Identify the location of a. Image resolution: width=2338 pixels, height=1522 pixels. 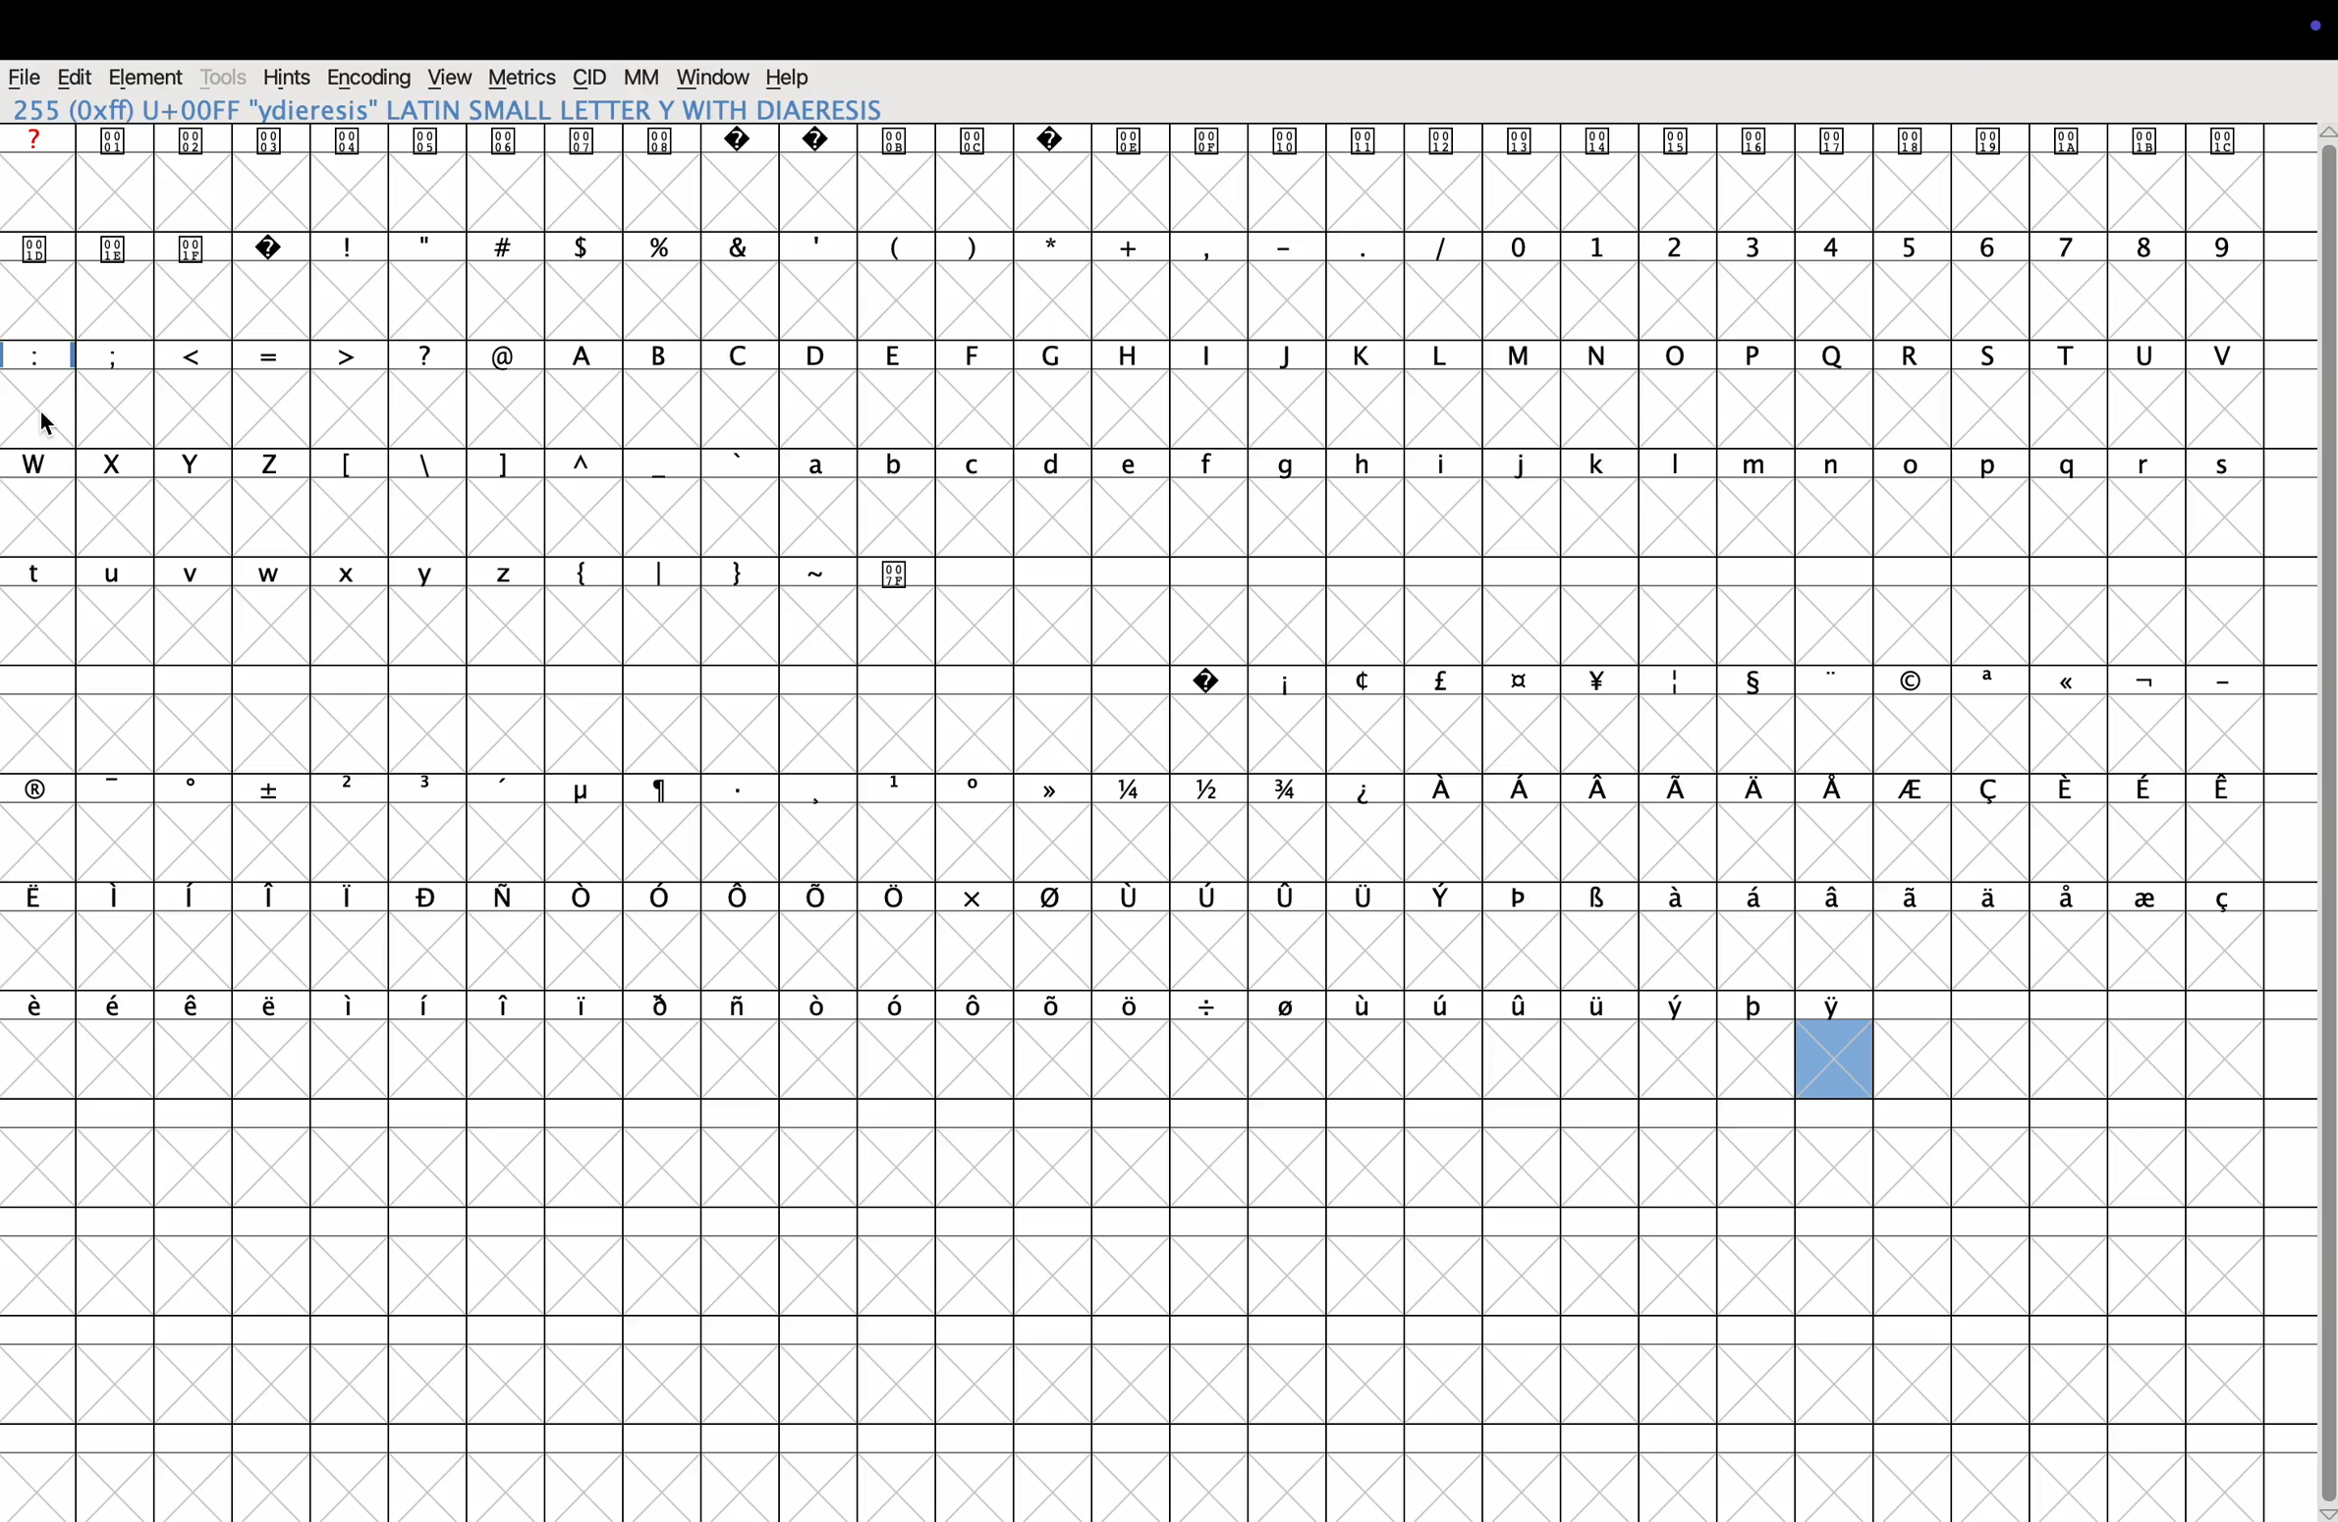
(819, 505).